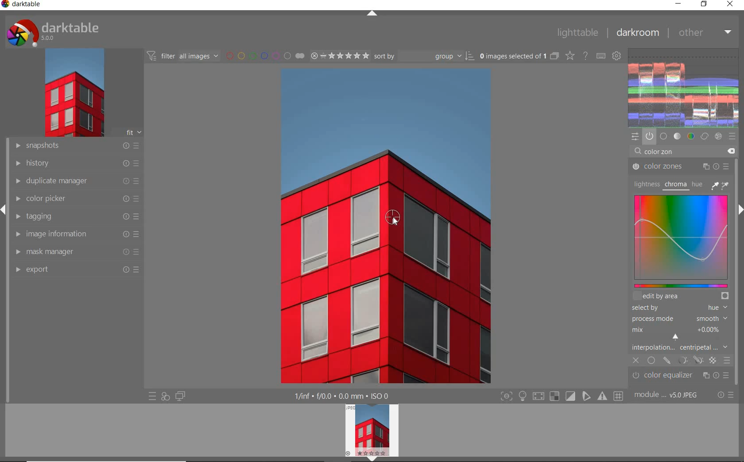  I want to click on change type of overlays, so click(571, 56).